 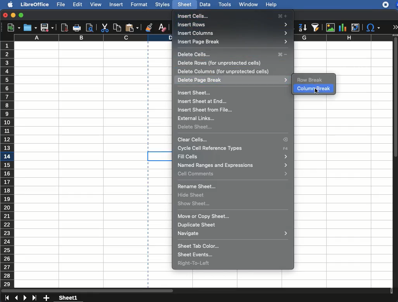 I want to click on delete rows (for unprotected cells), so click(x=220, y=63).